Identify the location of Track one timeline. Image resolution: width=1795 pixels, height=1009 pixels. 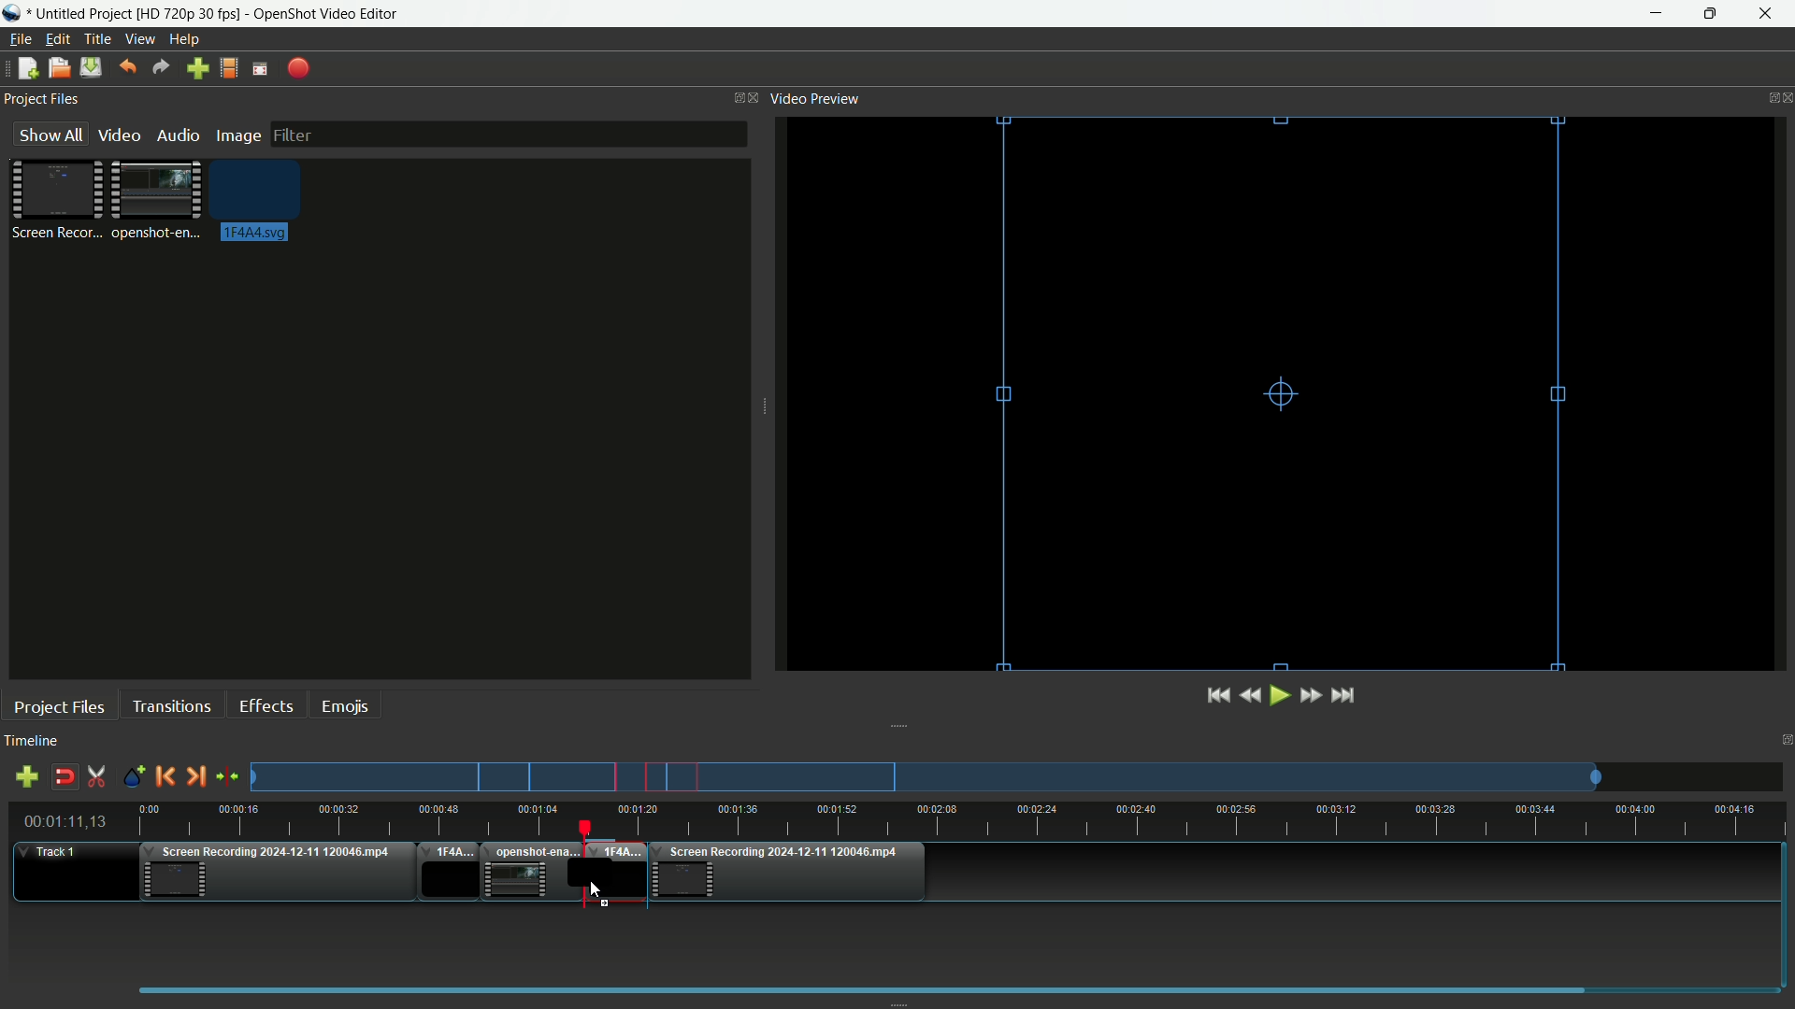
(52, 853).